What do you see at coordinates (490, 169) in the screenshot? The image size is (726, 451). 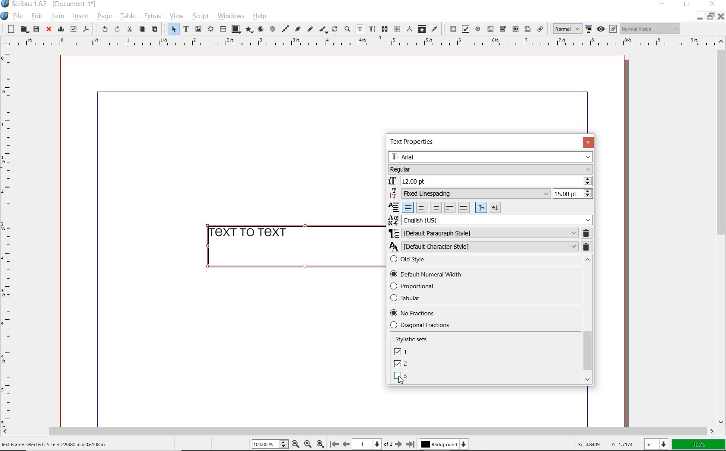 I see `Regular` at bounding box center [490, 169].